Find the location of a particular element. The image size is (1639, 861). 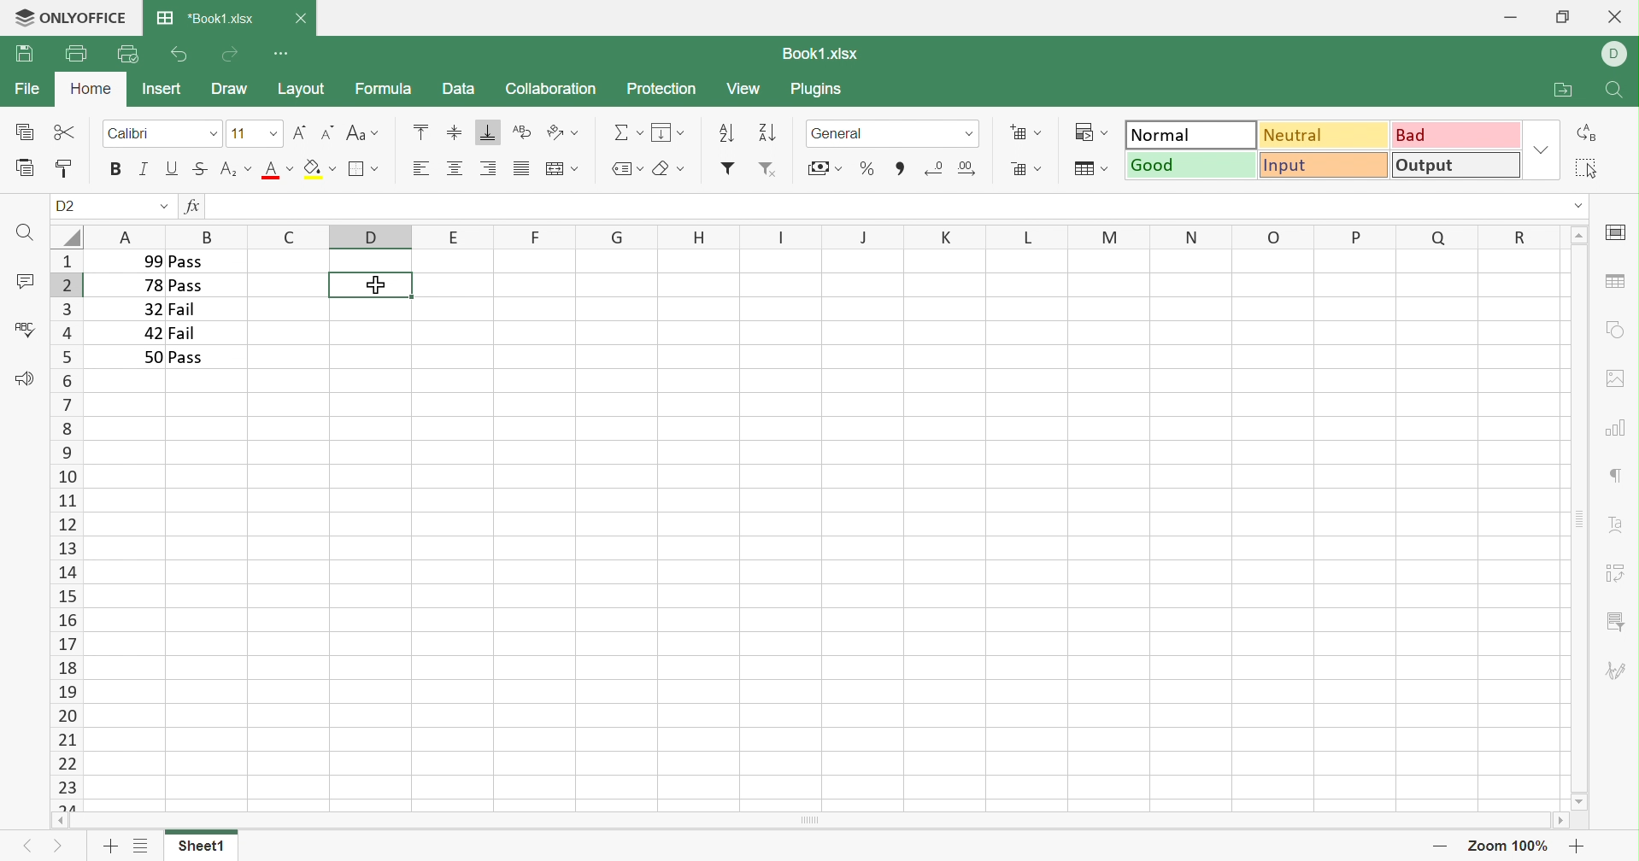

Align top is located at coordinates (420, 131).